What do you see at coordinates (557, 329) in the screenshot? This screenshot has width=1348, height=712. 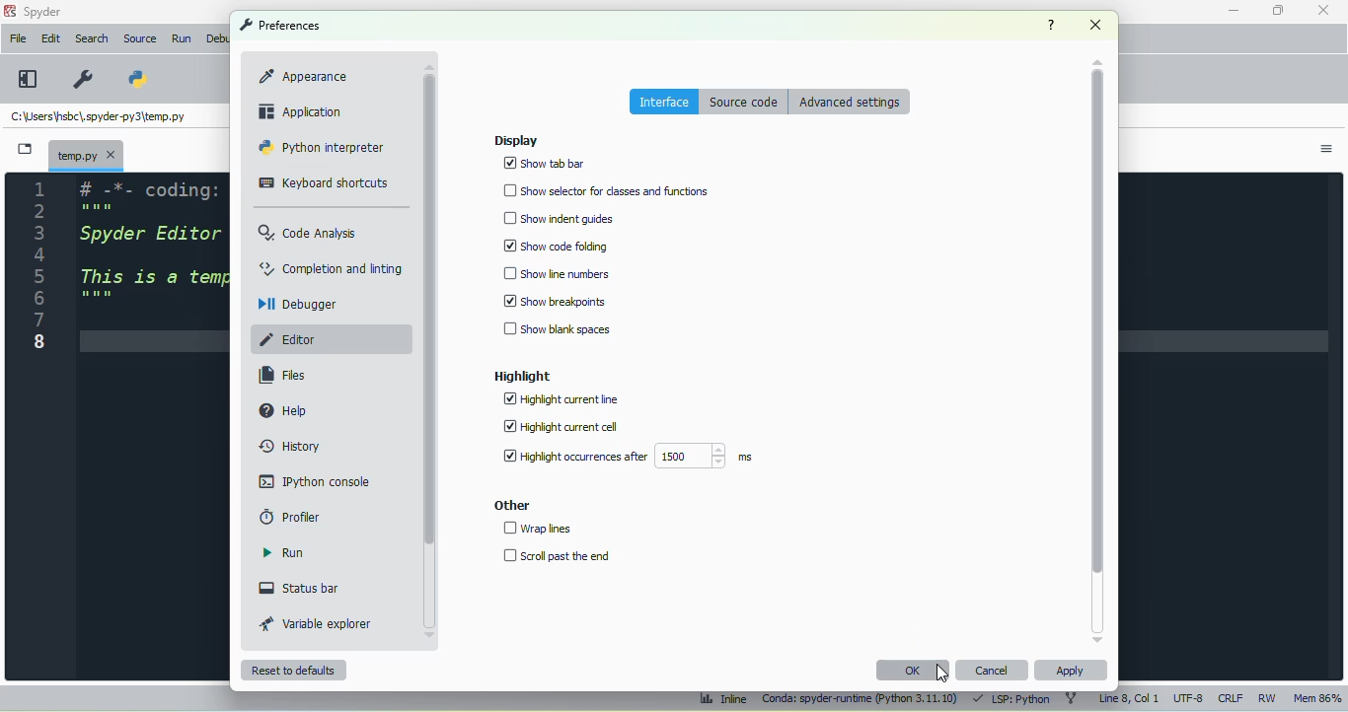 I see `show blank spaces` at bounding box center [557, 329].